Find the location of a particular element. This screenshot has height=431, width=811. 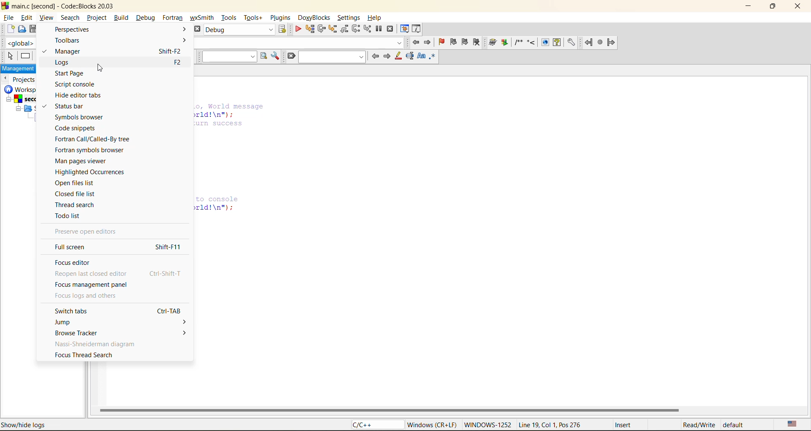

fortran symbols browser is located at coordinates (91, 149).